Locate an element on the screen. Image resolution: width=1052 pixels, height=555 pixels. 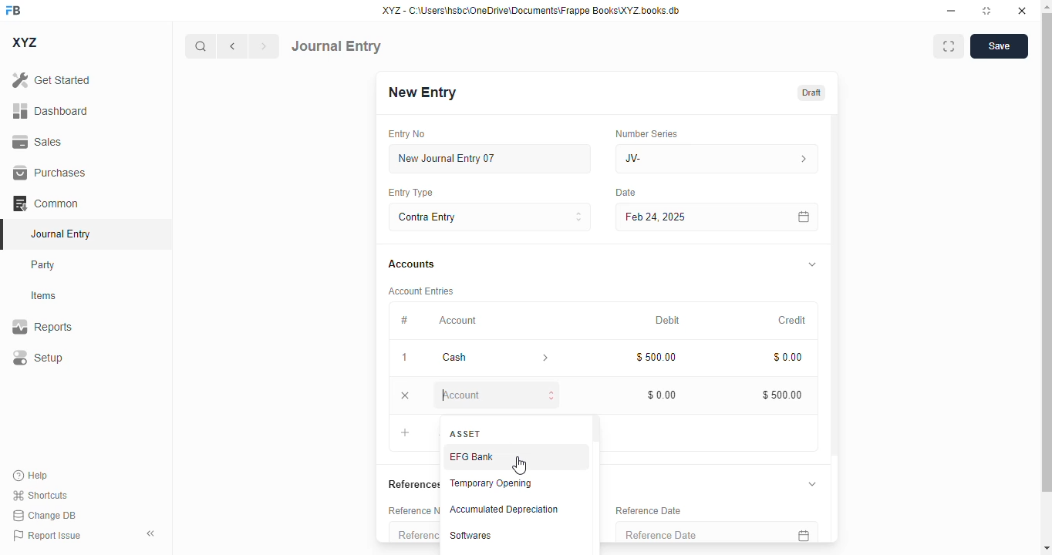
FB - logo is located at coordinates (13, 10).